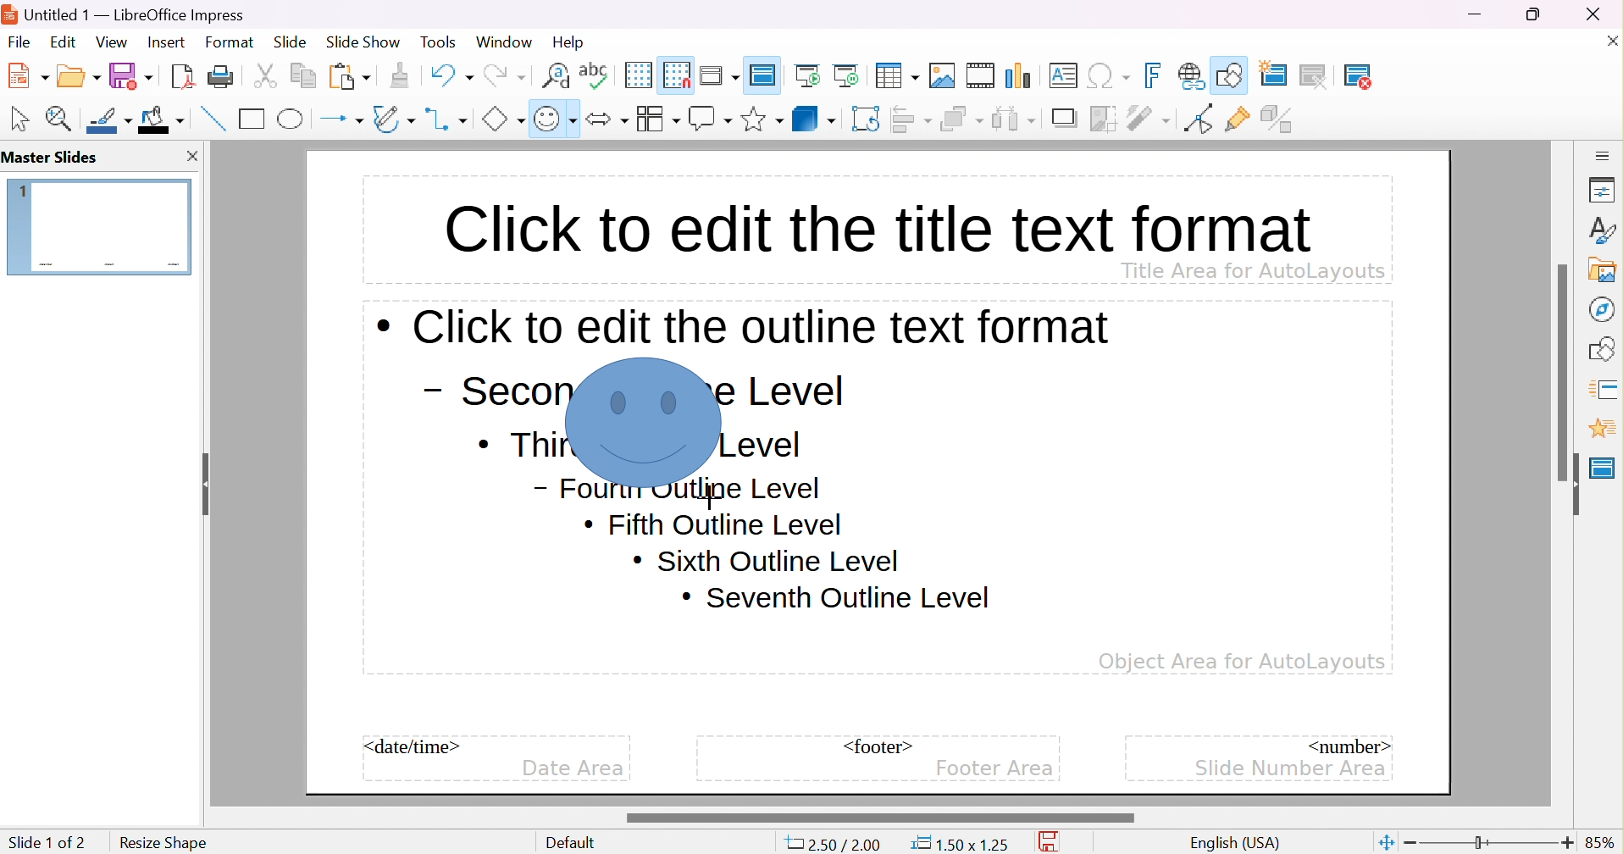 The image size is (1623, 854). Describe the element at coordinates (645, 422) in the screenshot. I see `symbol` at that location.